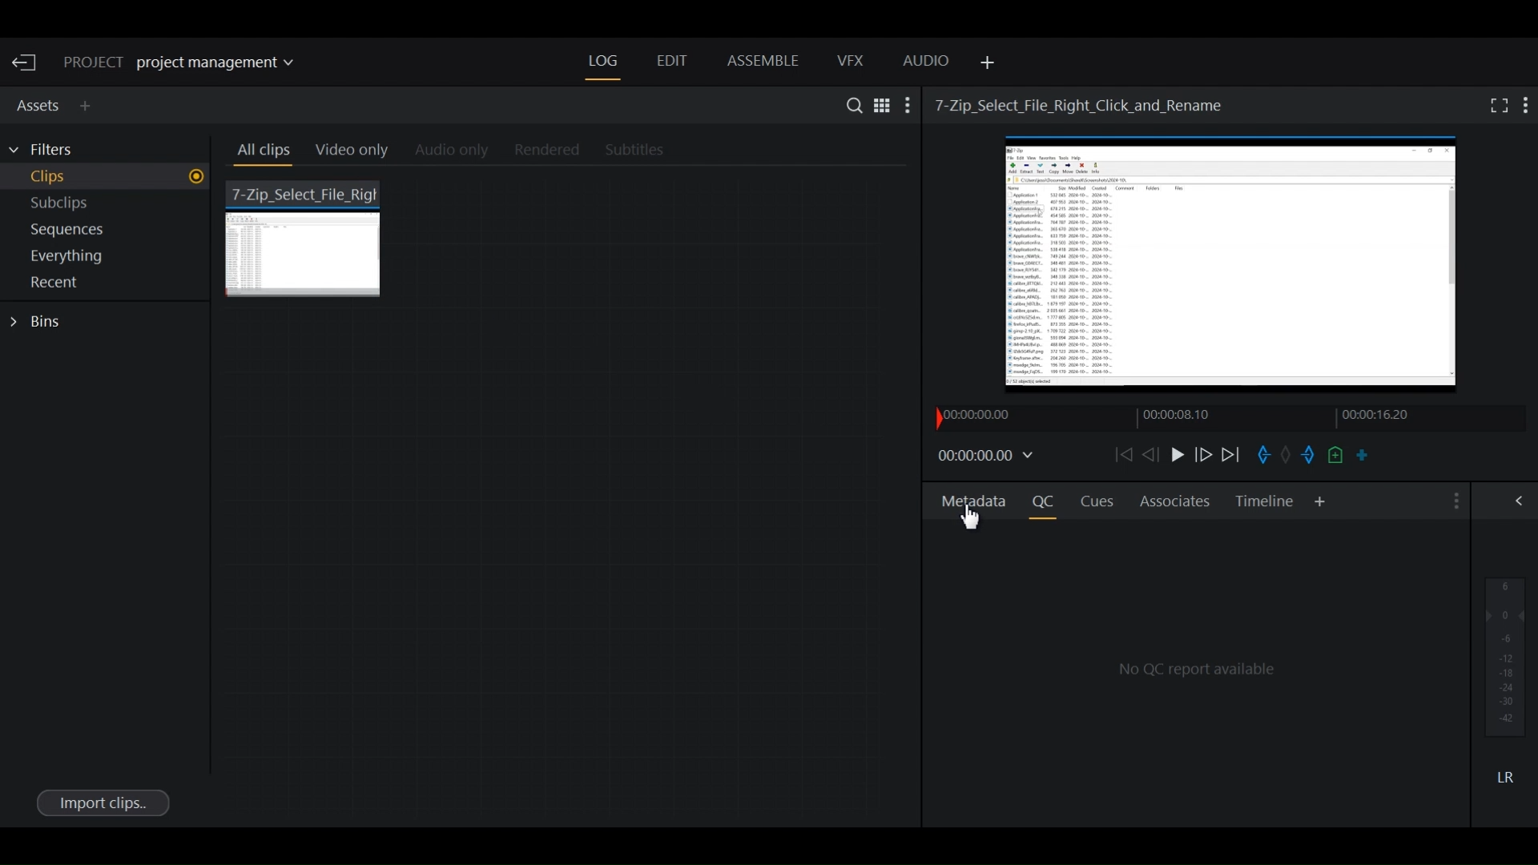  What do you see at coordinates (457, 151) in the screenshot?
I see `Audio Only` at bounding box center [457, 151].